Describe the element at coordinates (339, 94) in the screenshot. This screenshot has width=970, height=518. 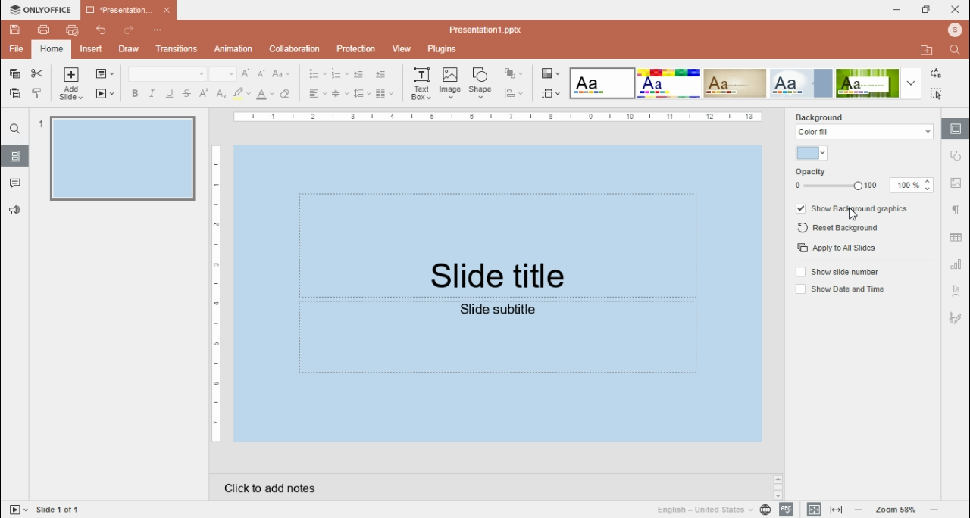
I see `vertical align` at that location.